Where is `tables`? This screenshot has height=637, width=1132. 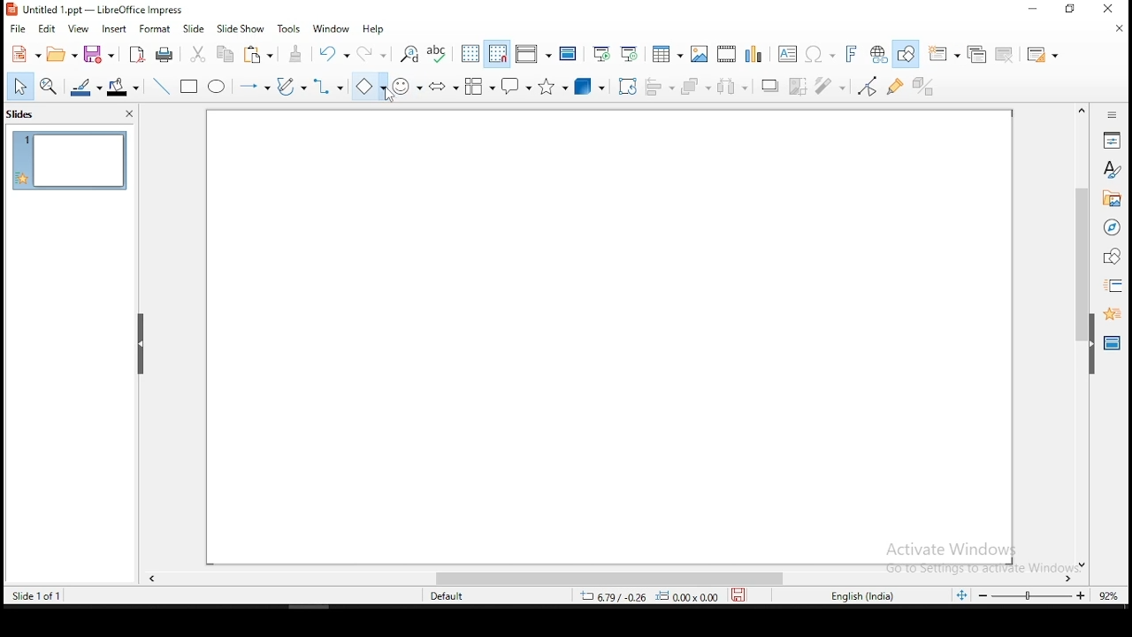 tables is located at coordinates (668, 54).